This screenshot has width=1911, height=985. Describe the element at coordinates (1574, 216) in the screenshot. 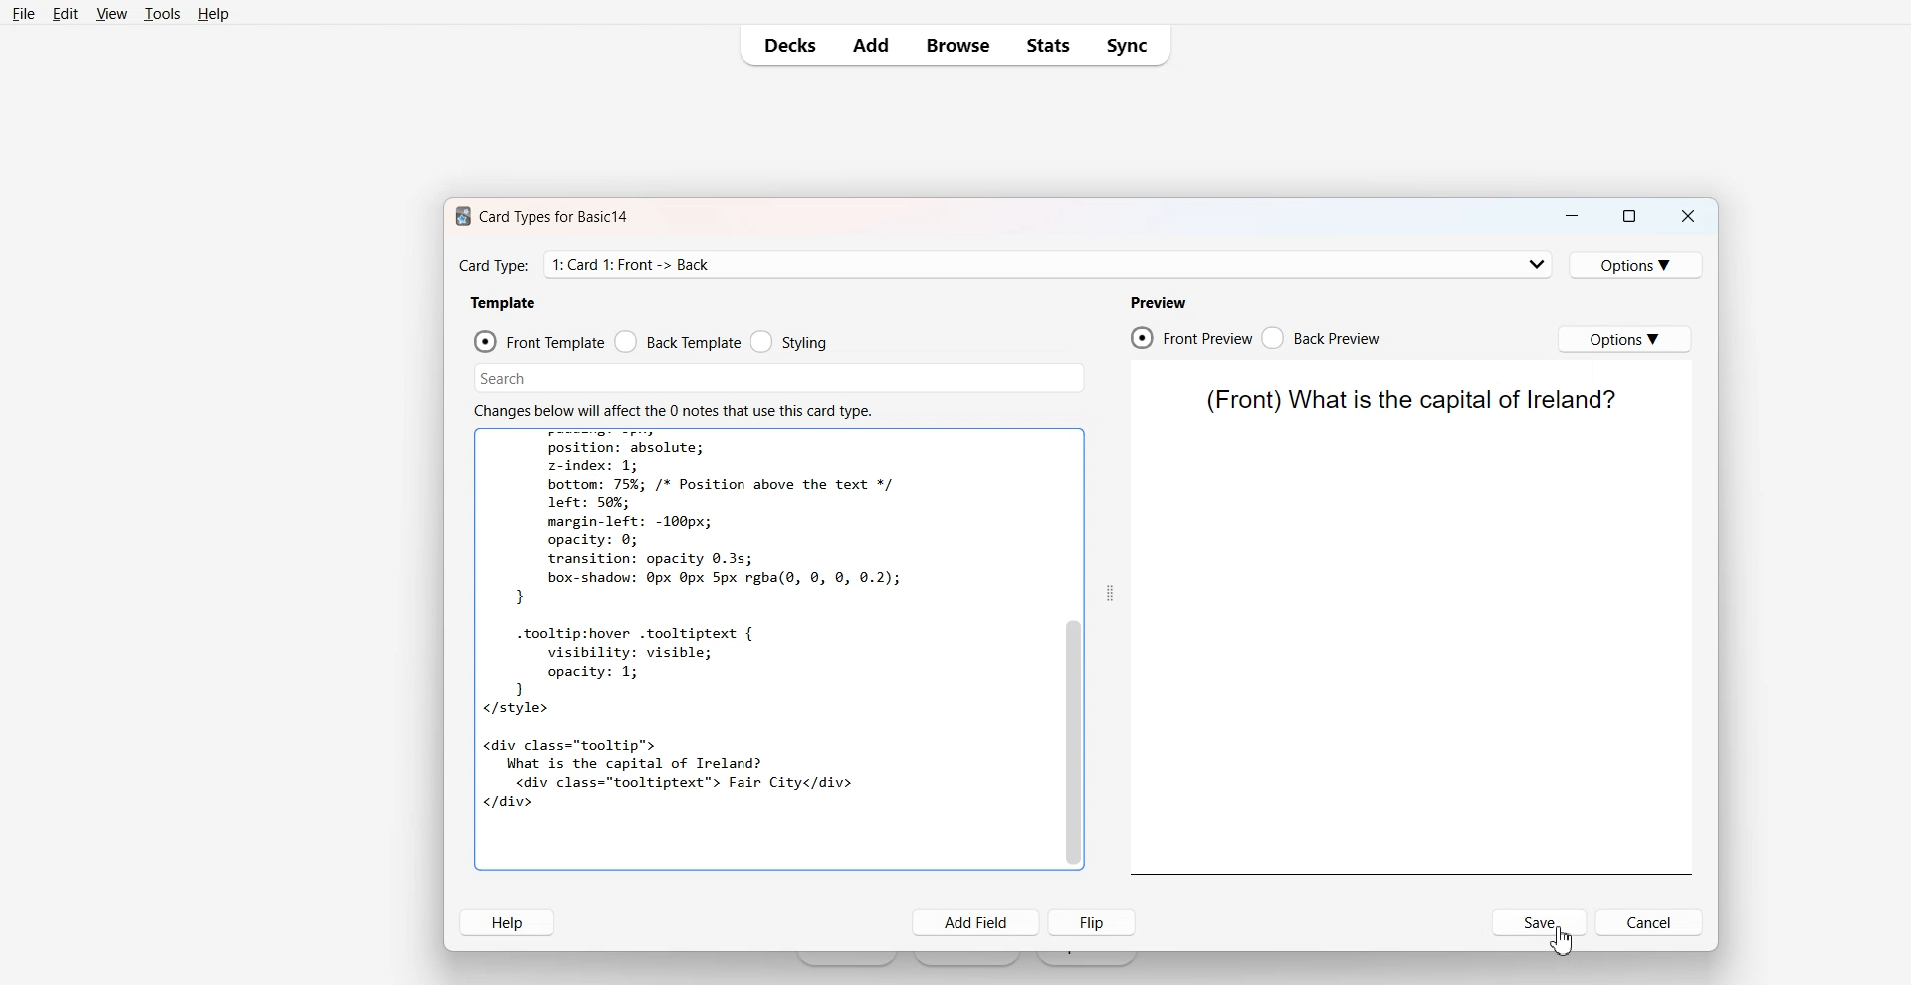

I see `Minimize` at that location.